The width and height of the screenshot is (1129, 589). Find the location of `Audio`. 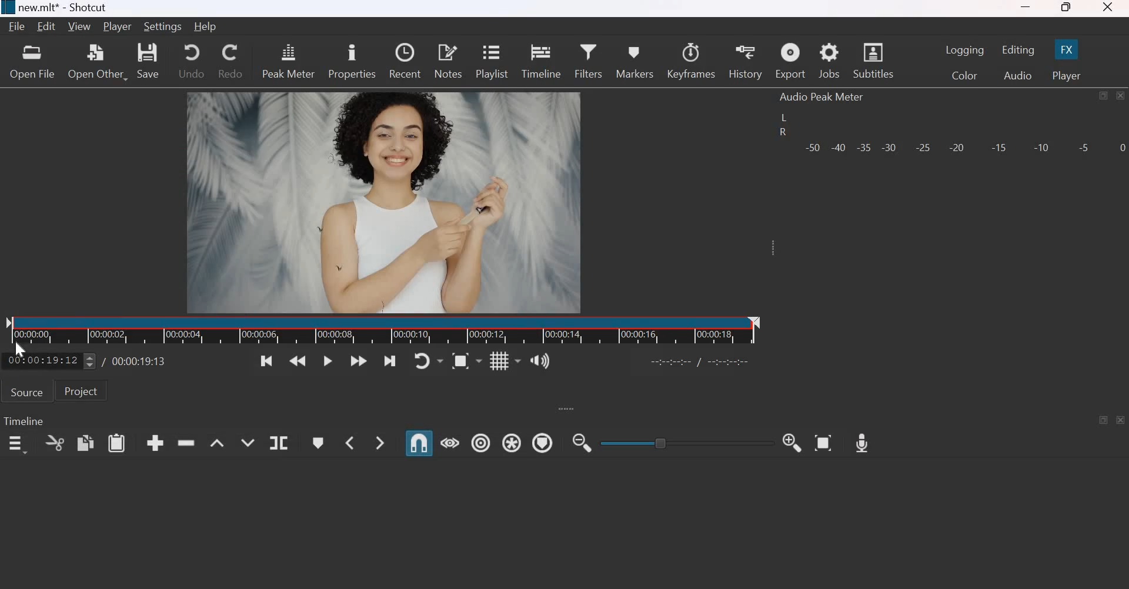

Audio is located at coordinates (1018, 76).